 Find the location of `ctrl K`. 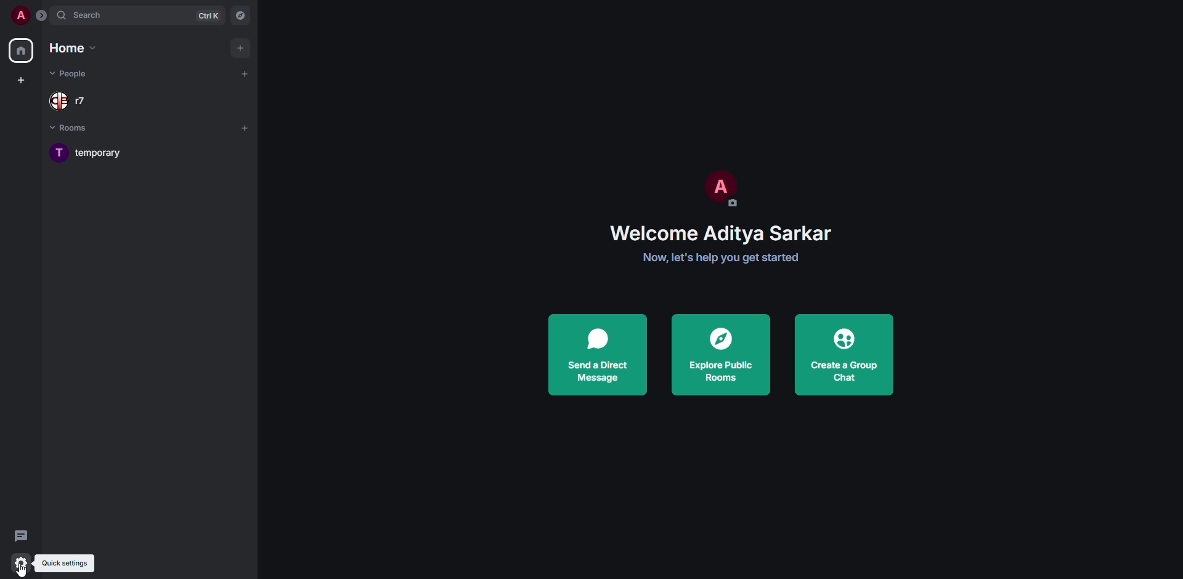

ctrl K is located at coordinates (208, 16).